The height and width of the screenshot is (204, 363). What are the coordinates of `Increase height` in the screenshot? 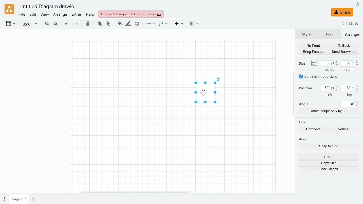 It's located at (358, 61).